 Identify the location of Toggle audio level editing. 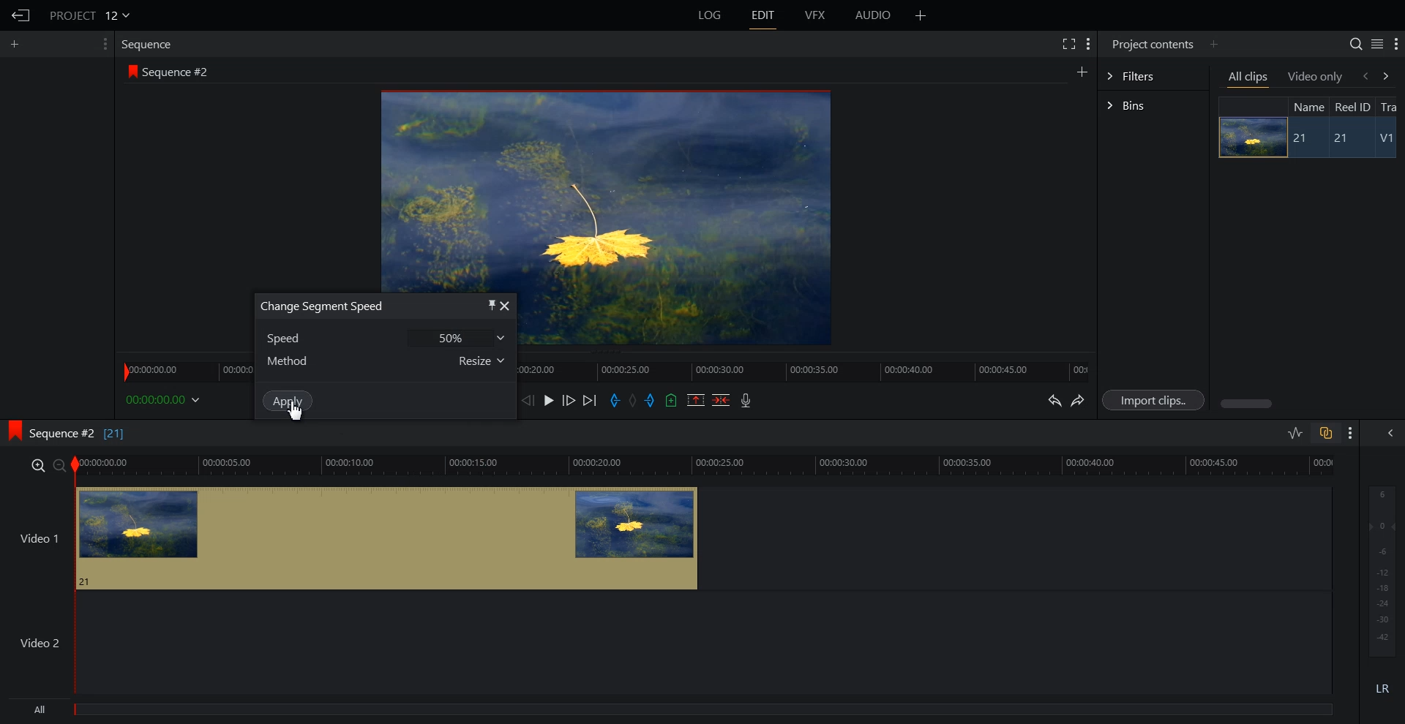
(1295, 432).